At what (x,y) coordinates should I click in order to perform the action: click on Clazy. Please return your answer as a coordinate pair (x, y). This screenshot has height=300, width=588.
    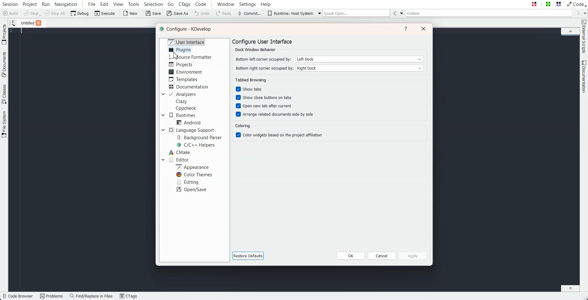
    Looking at the image, I should click on (182, 101).